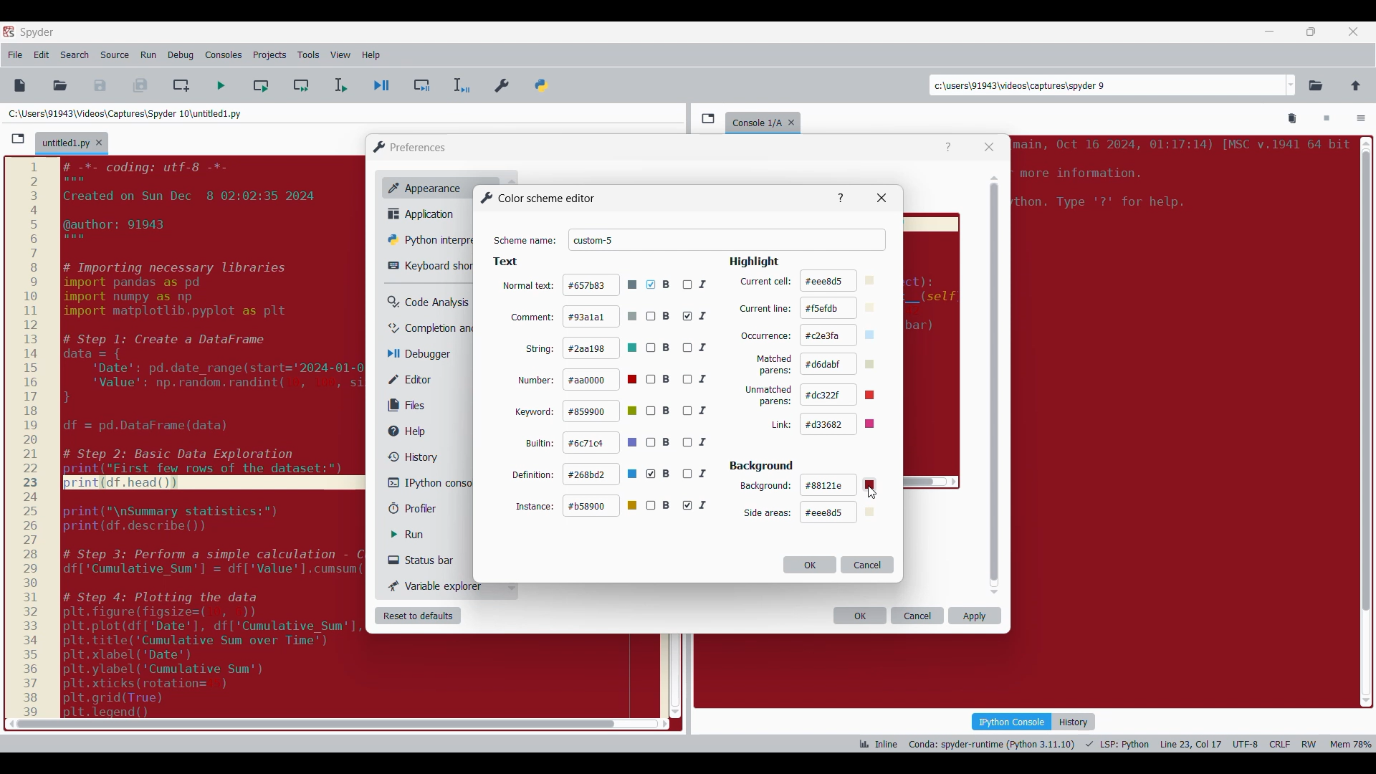  I want to click on Profiler, so click(426, 509).